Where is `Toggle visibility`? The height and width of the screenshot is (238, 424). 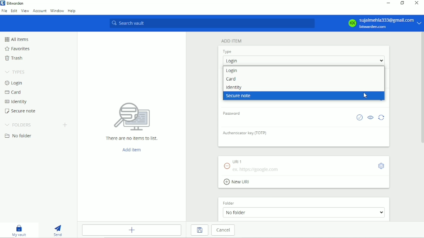 Toggle visibility is located at coordinates (370, 117).